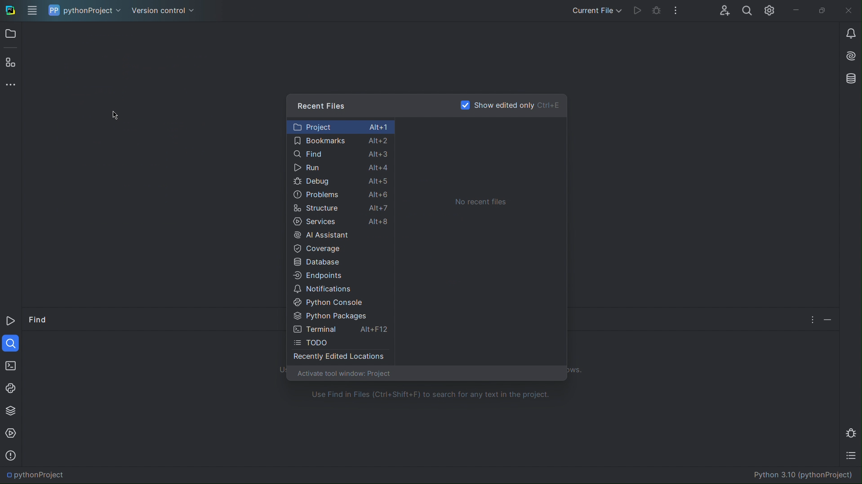 This screenshot has height=484, width=862. What do you see at coordinates (810, 318) in the screenshot?
I see `More` at bounding box center [810, 318].